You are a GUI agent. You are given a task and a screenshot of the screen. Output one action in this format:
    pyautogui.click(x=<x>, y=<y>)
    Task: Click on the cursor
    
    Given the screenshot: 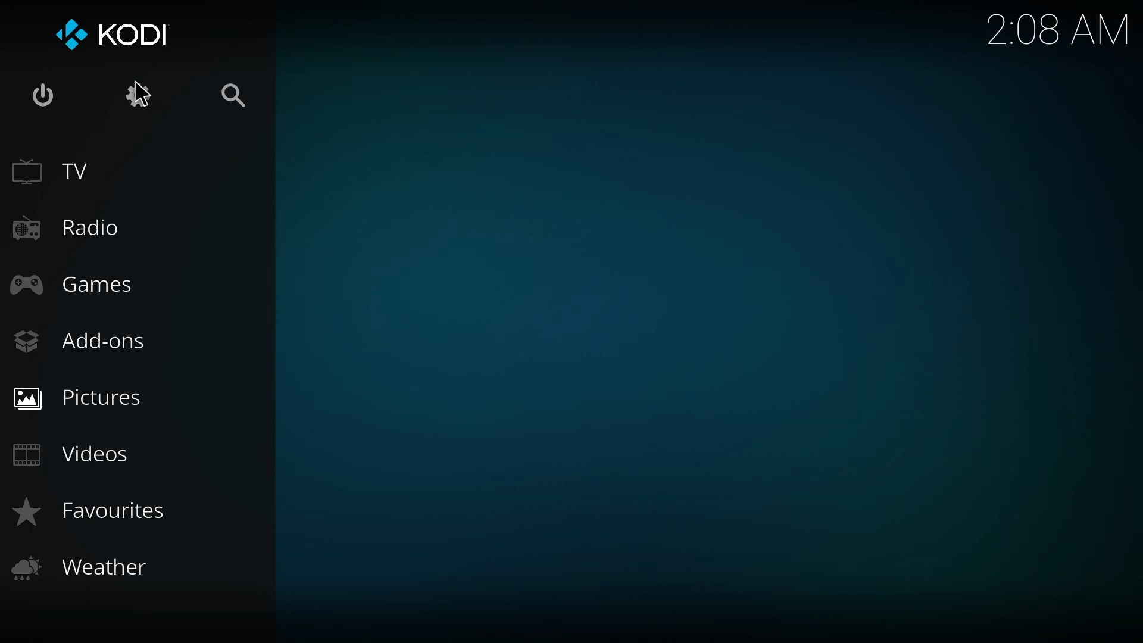 What is the action you would take?
    pyautogui.click(x=142, y=94)
    